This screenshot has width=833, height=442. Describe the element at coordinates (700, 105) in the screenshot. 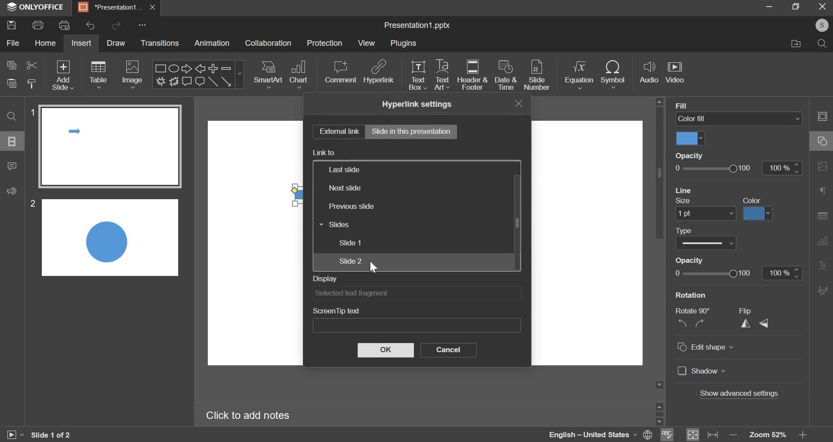

I see `background` at that location.